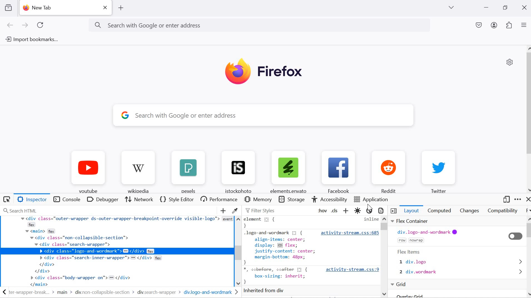  What do you see at coordinates (411, 241) in the screenshot?
I see ` row nowrap` at bounding box center [411, 241].